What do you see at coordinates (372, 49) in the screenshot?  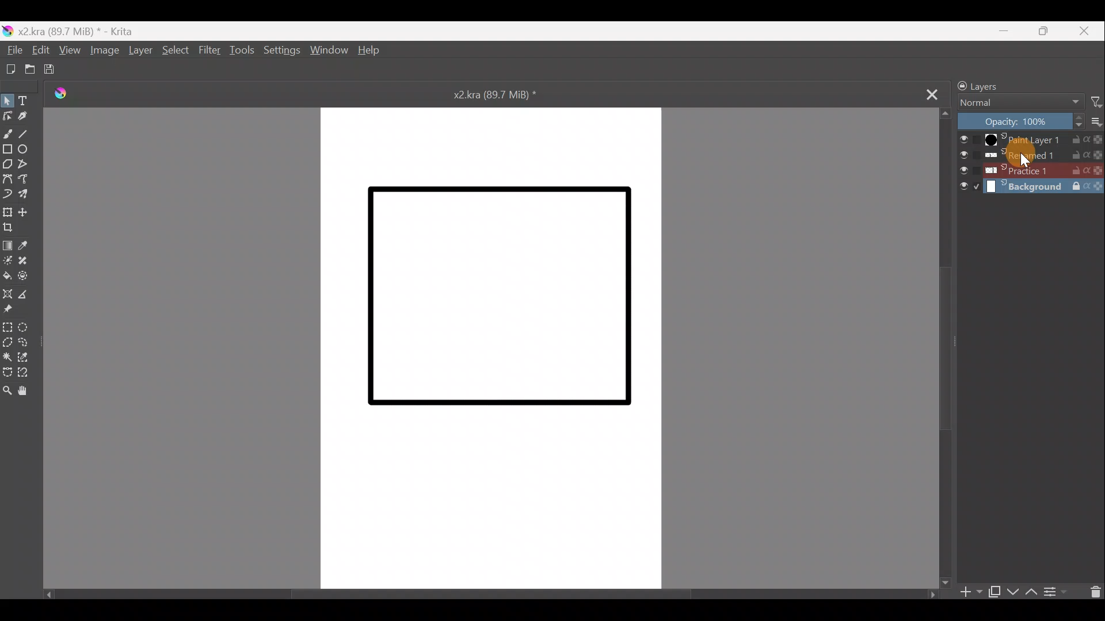 I see `Help` at bounding box center [372, 49].